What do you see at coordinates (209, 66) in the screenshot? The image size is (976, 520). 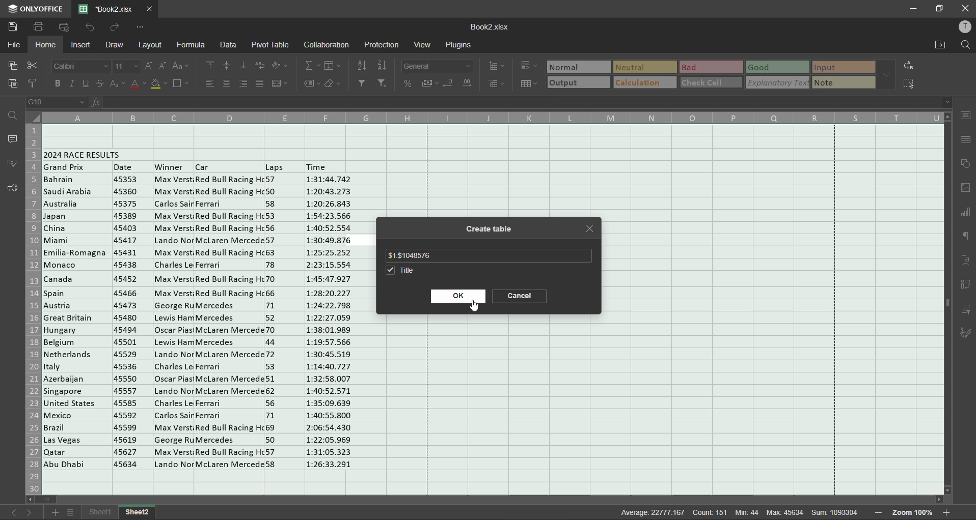 I see `align top` at bounding box center [209, 66].